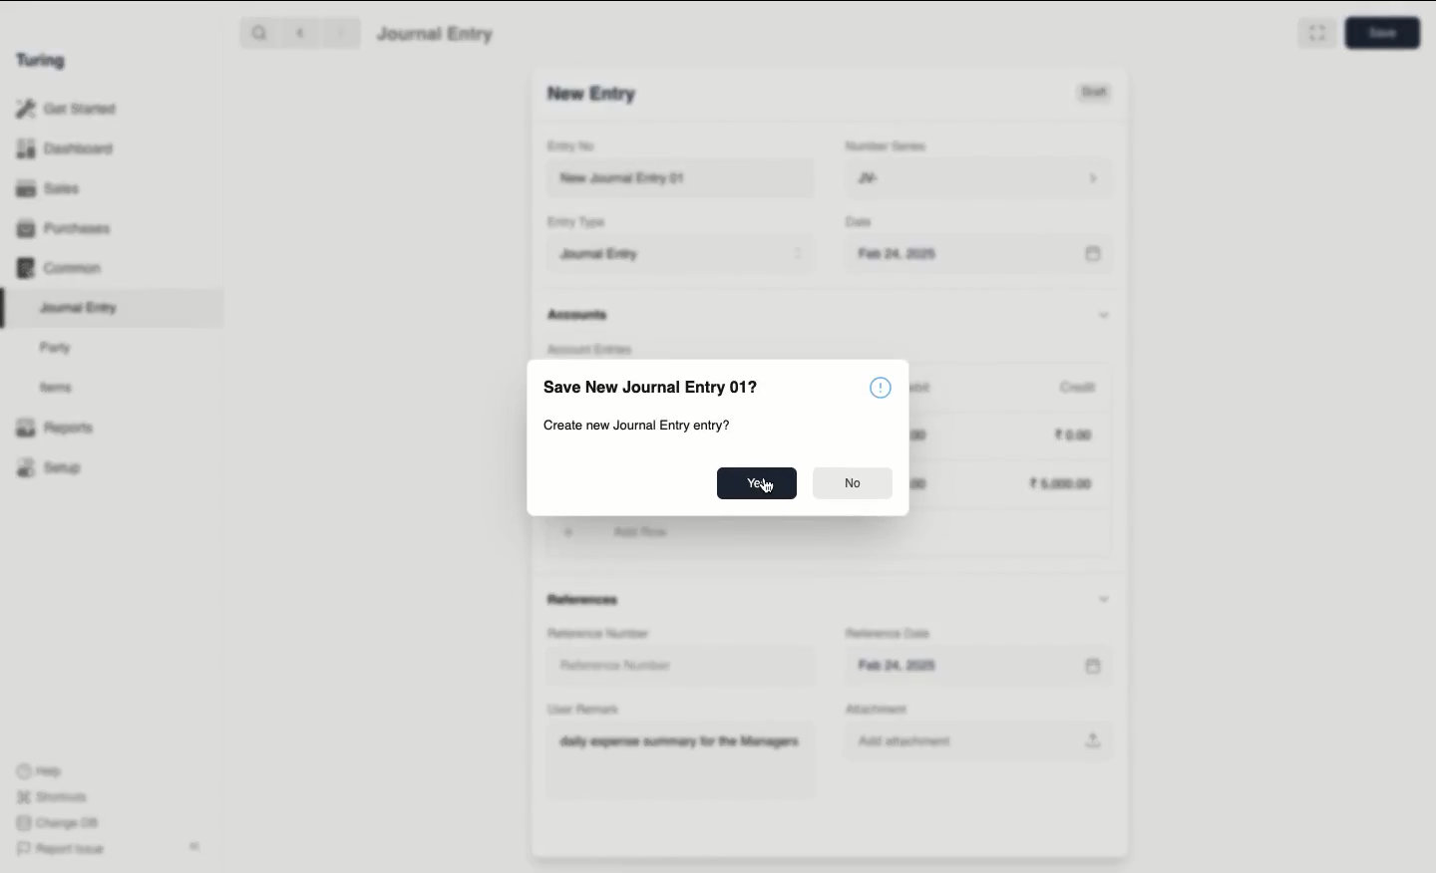  Describe the element at coordinates (770, 487) in the screenshot. I see `cursor` at that location.